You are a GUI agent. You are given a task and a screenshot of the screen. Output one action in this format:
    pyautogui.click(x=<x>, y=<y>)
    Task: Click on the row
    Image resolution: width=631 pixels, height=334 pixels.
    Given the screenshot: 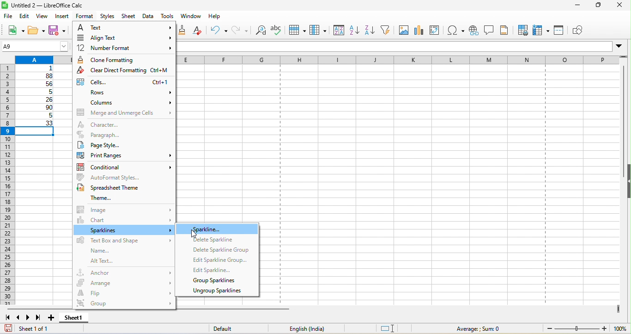 What is the action you would take?
    pyautogui.click(x=296, y=31)
    